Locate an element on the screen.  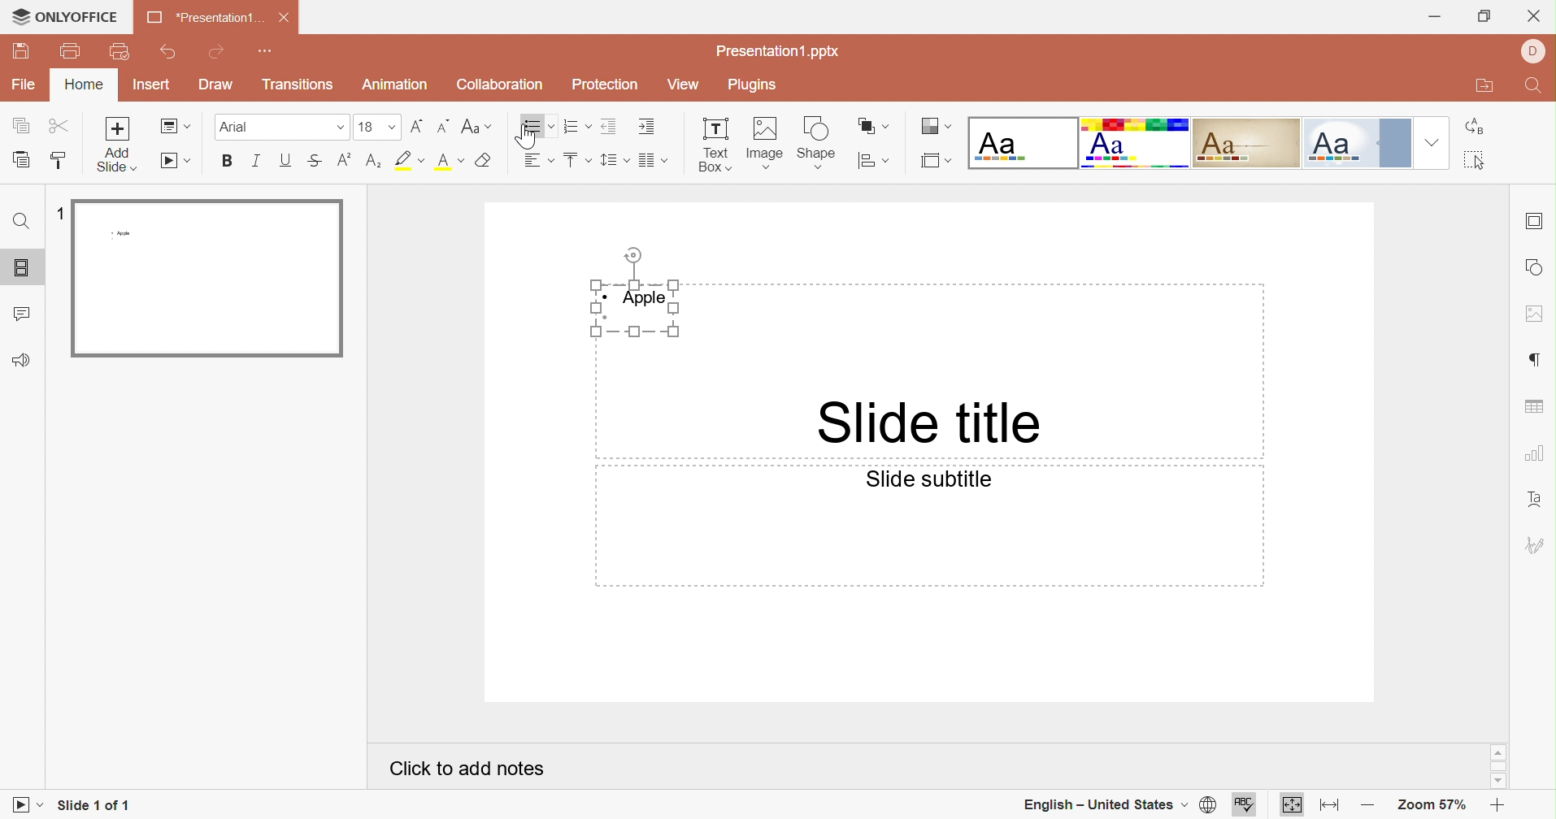
File is located at coordinates (26, 86).